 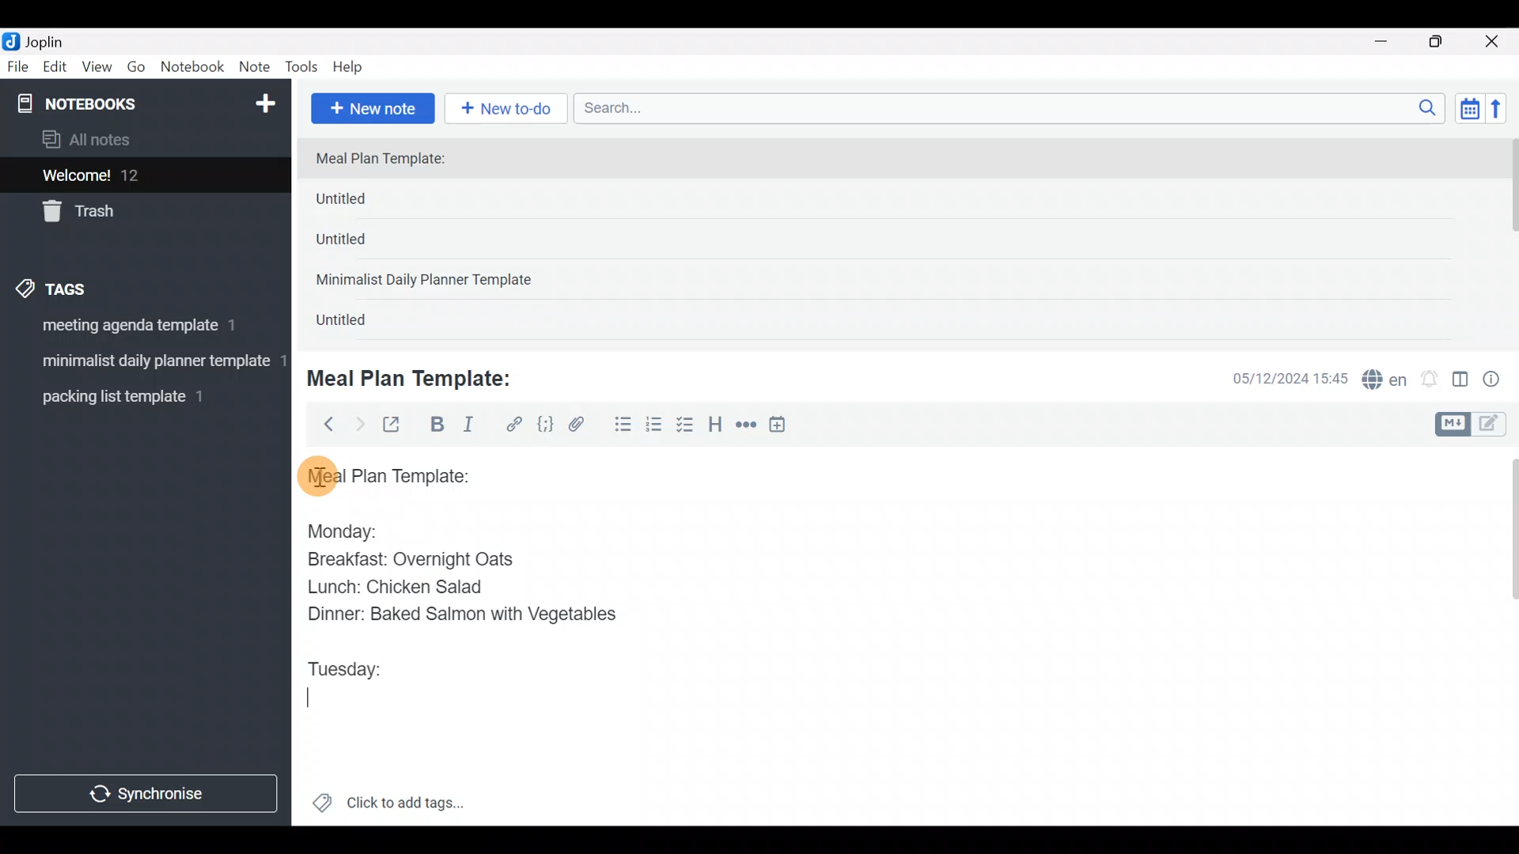 What do you see at coordinates (785, 427) in the screenshot?
I see `Insert time` at bounding box center [785, 427].